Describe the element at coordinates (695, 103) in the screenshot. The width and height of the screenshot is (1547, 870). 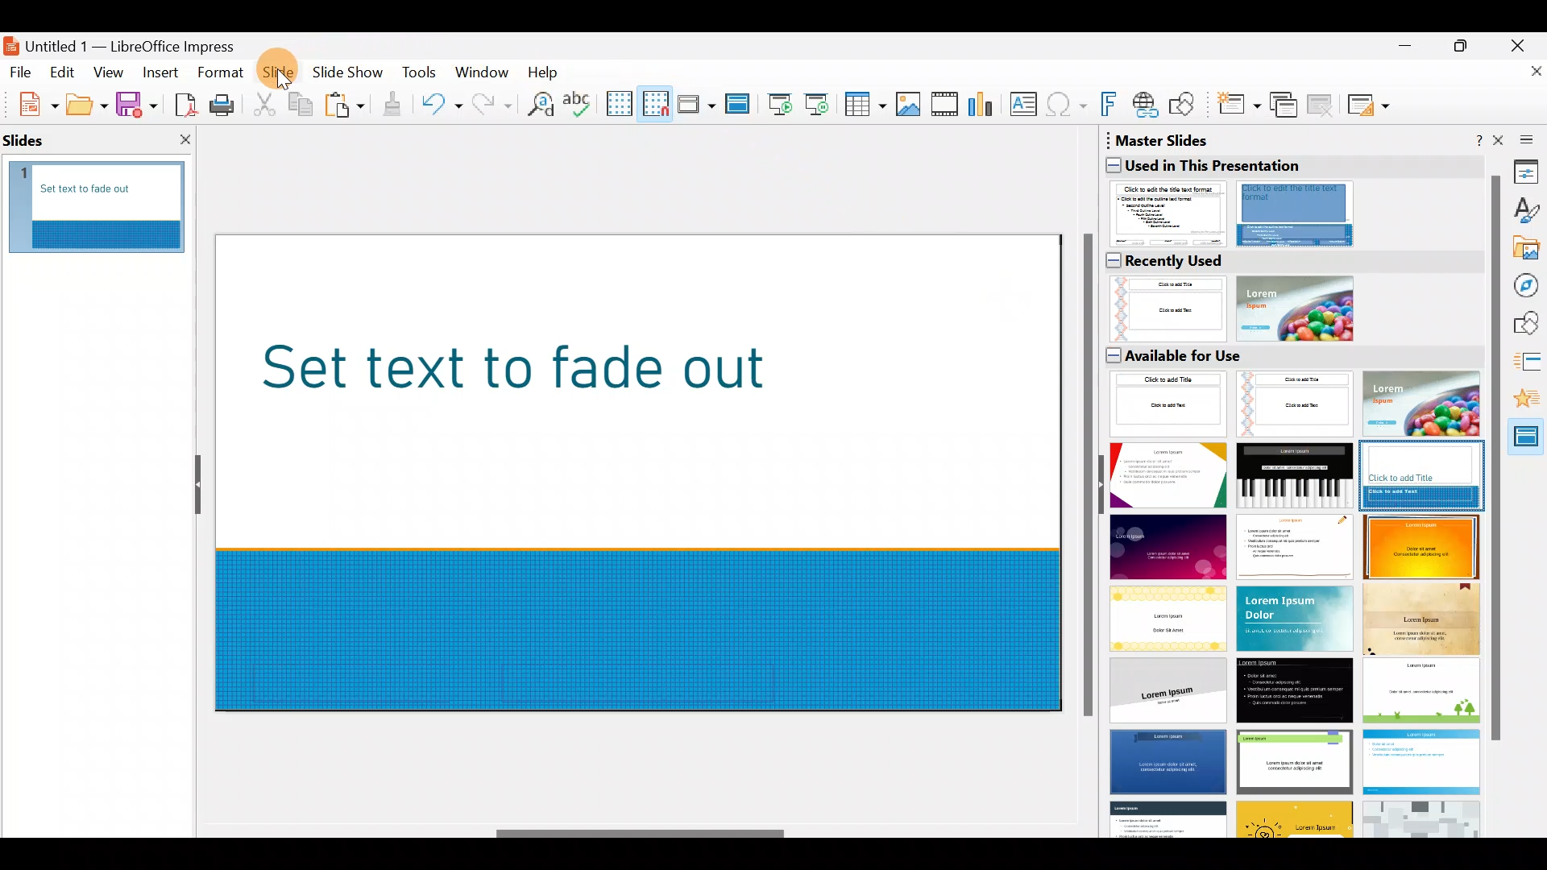
I see `Display views` at that location.